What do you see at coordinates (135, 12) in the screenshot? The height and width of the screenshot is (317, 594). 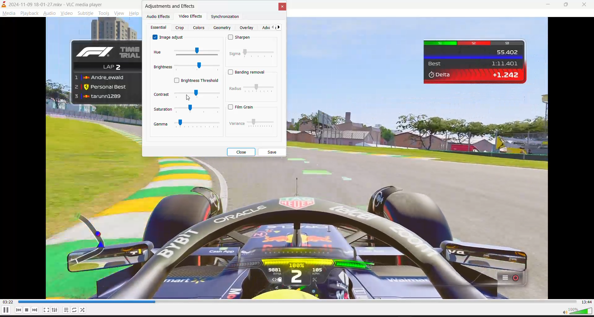 I see `help` at bounding box center [135, 12].